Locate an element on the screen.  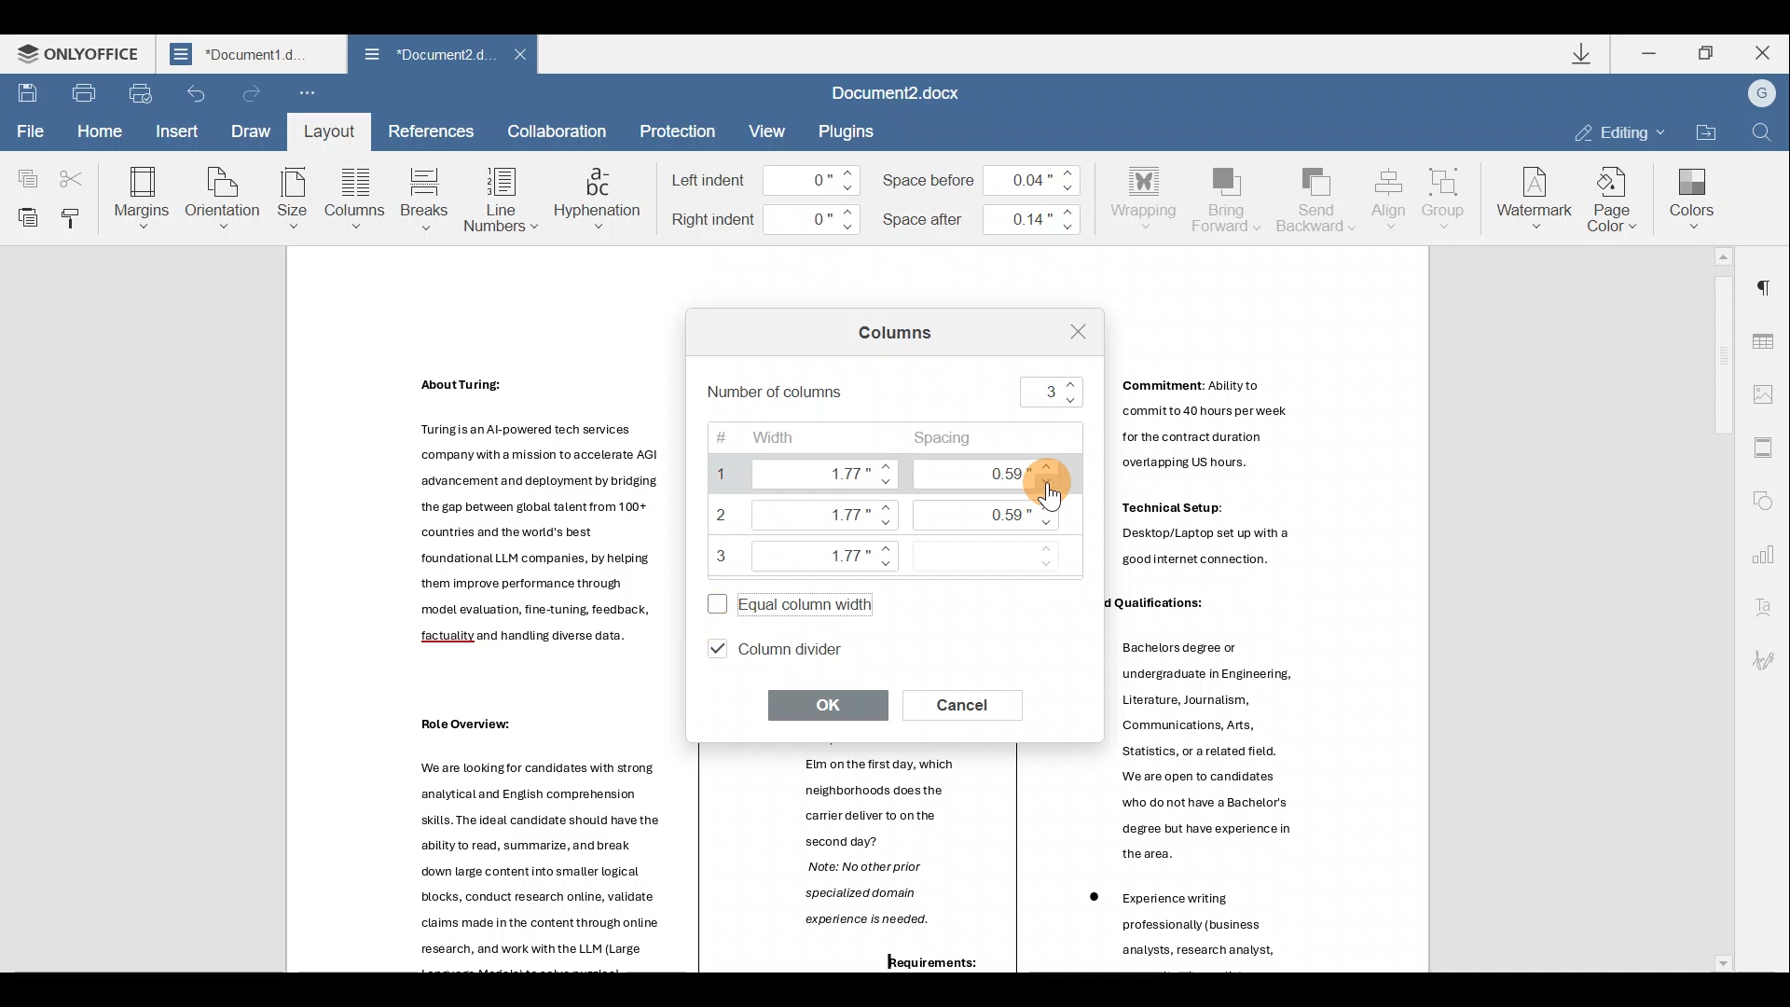
Plugin is located at coordinates (857, 131).